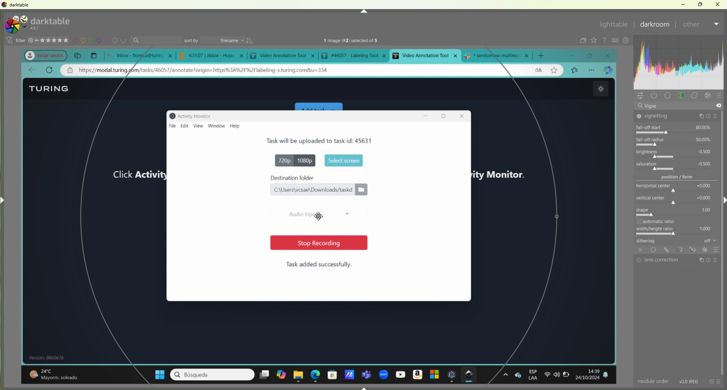 This screenshot has height=390, width=727. I want to click on , so click(716, 250).